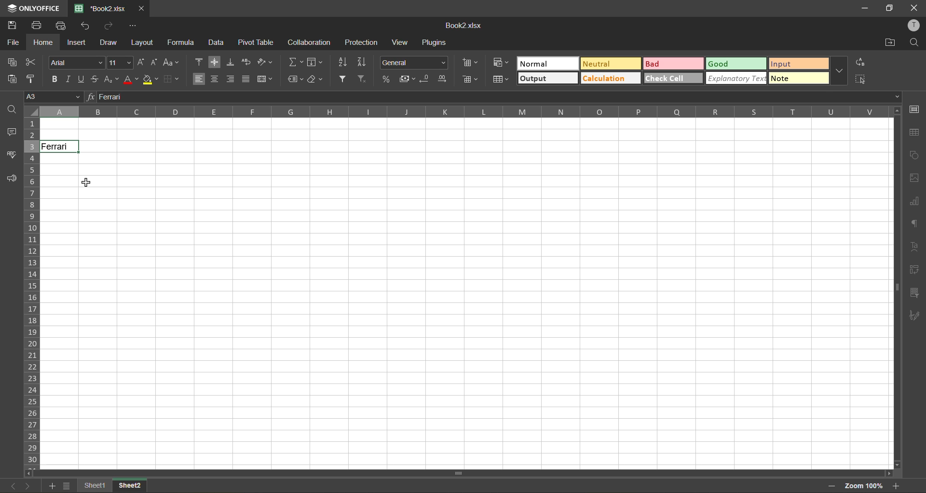 This screenshot has height=493, width=926. I want to click on copy style, so click(32, 80).